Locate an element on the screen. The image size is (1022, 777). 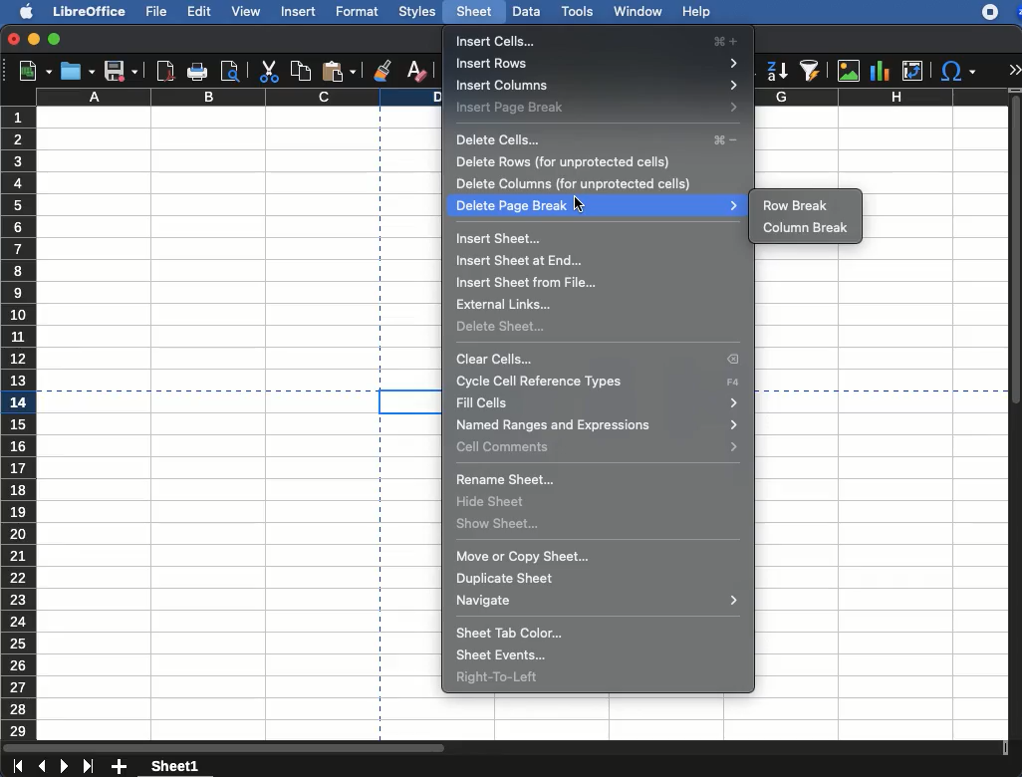
clear cells is located at coordinates (598, 361).